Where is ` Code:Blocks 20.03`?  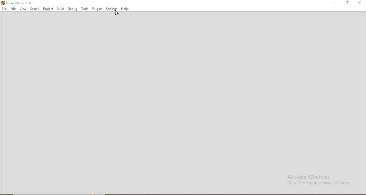  Code:Blocks 20.03 is located at coordinates (19, 2).